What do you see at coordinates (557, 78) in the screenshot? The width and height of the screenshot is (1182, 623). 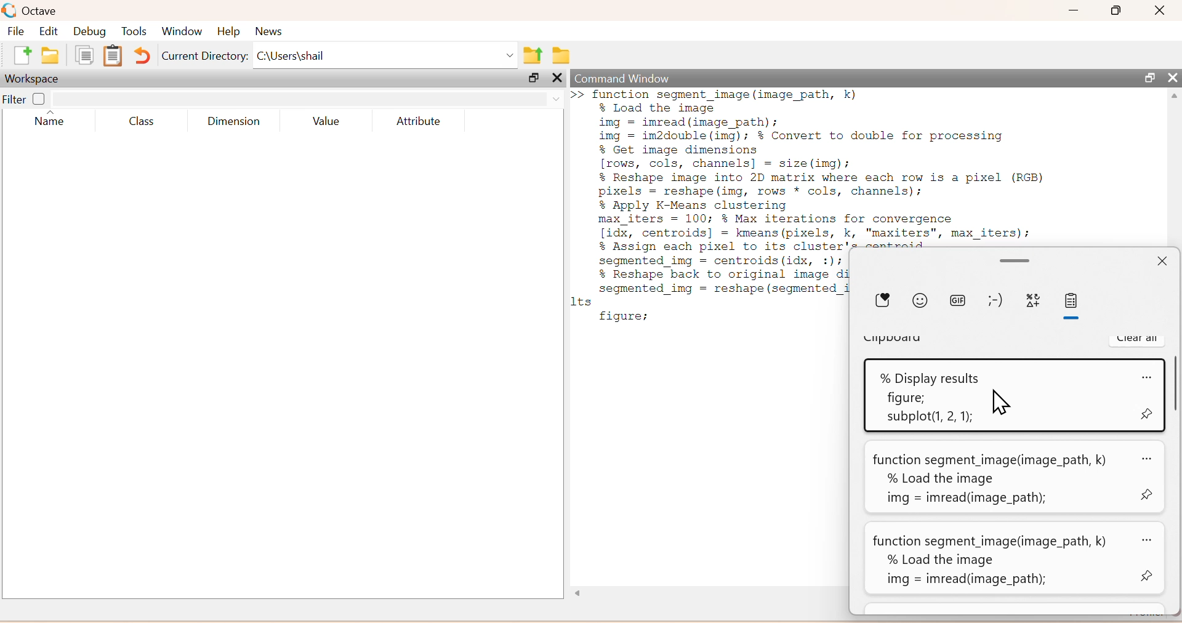 I see `` at bounding box center [557, 78].